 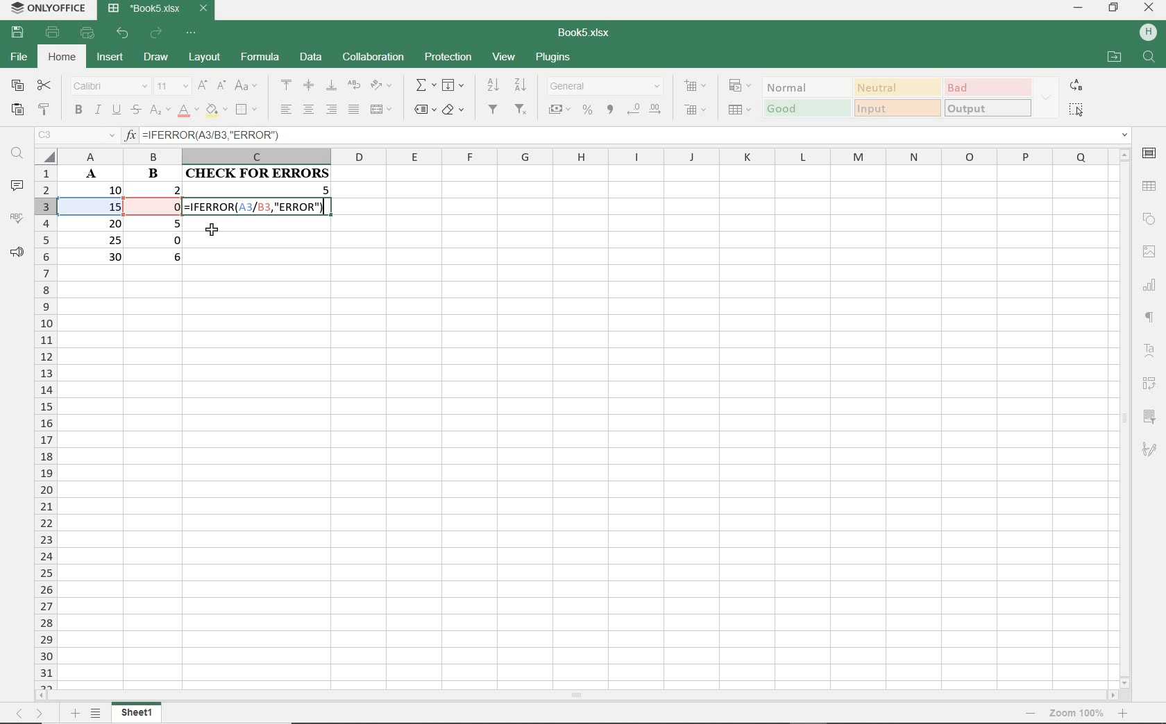 I want to click on , so click(x=1151, y=318).